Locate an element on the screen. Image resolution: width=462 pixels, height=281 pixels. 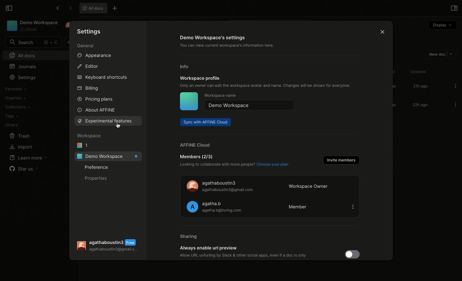
New doc is located at coordinates (440, 54).